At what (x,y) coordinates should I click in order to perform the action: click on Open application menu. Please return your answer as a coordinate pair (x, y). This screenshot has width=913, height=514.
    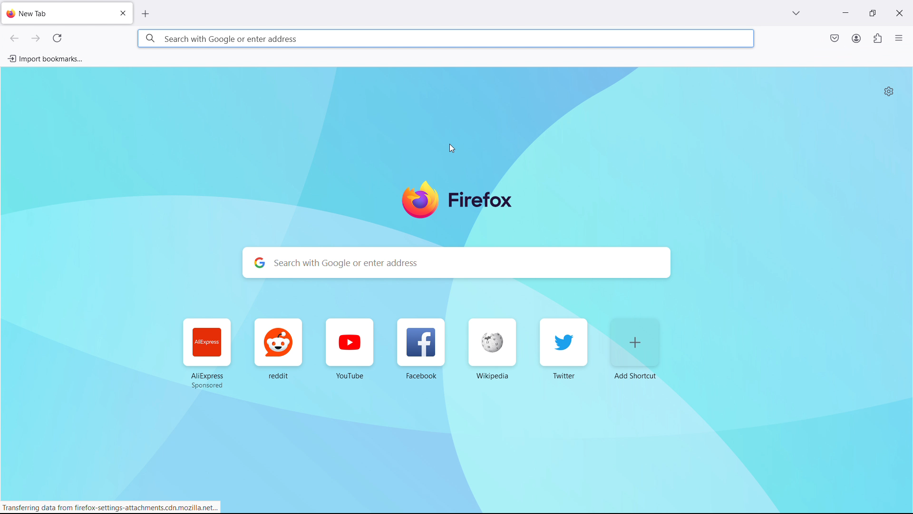
    Looking at the image, I should click on (872, 59).